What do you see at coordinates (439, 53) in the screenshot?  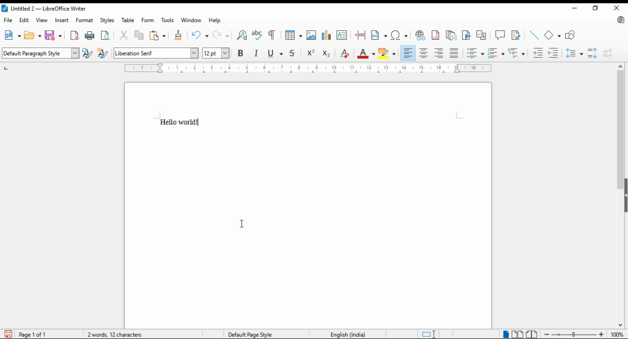 I see `align right` at bounding box center [439, 53].